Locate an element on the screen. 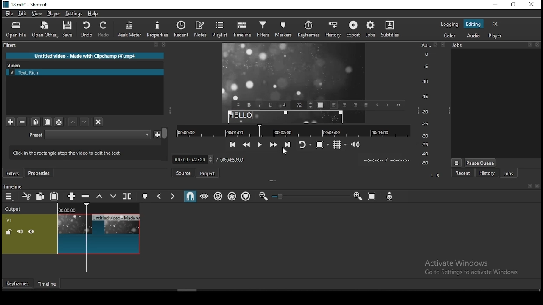 The height and width of the screenshot is (305, 543). source is located at coordinates (183, 172).